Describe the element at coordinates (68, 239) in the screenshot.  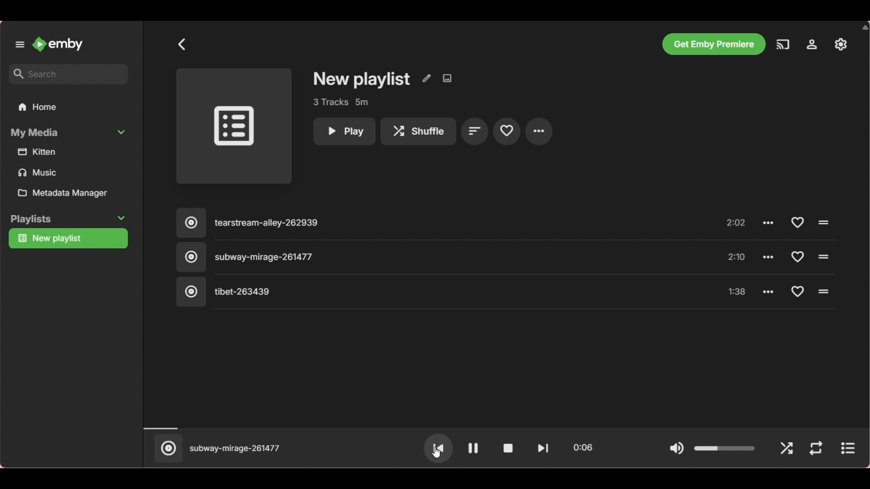
I see `Current playlist highlighted` at that location.